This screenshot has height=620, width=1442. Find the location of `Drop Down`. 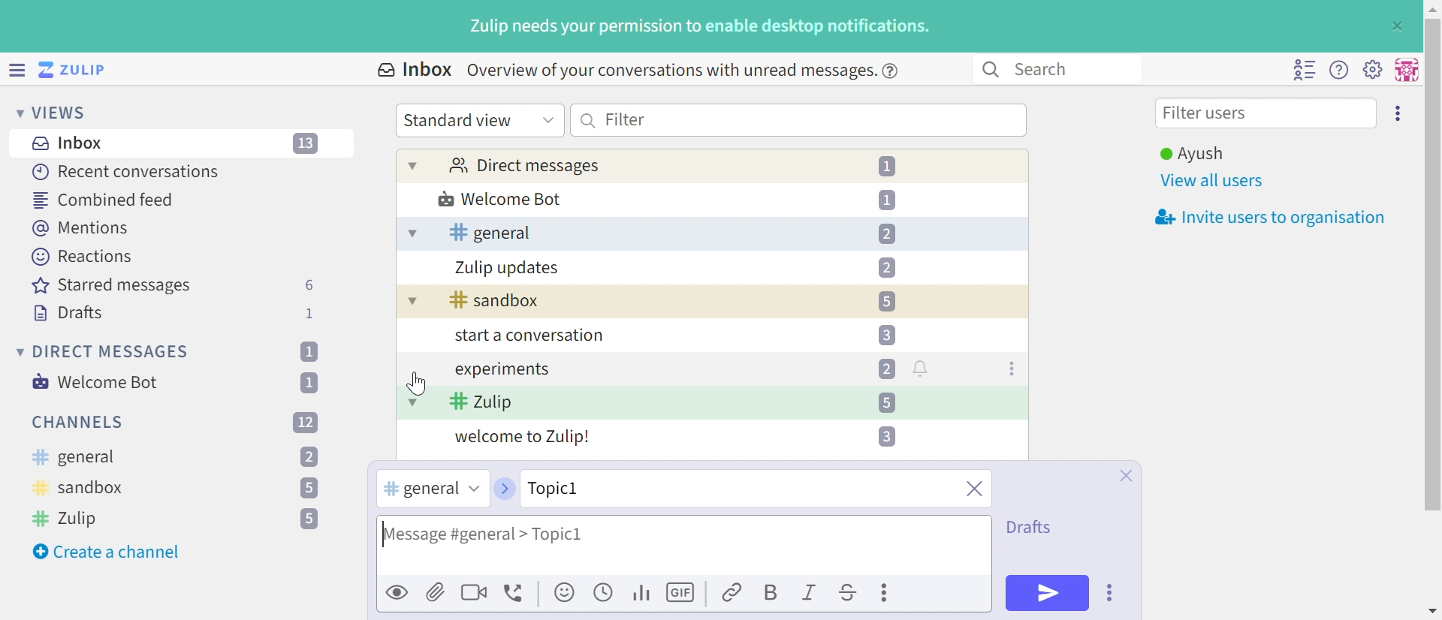

Drop Down is located at coordinates (412, 402).